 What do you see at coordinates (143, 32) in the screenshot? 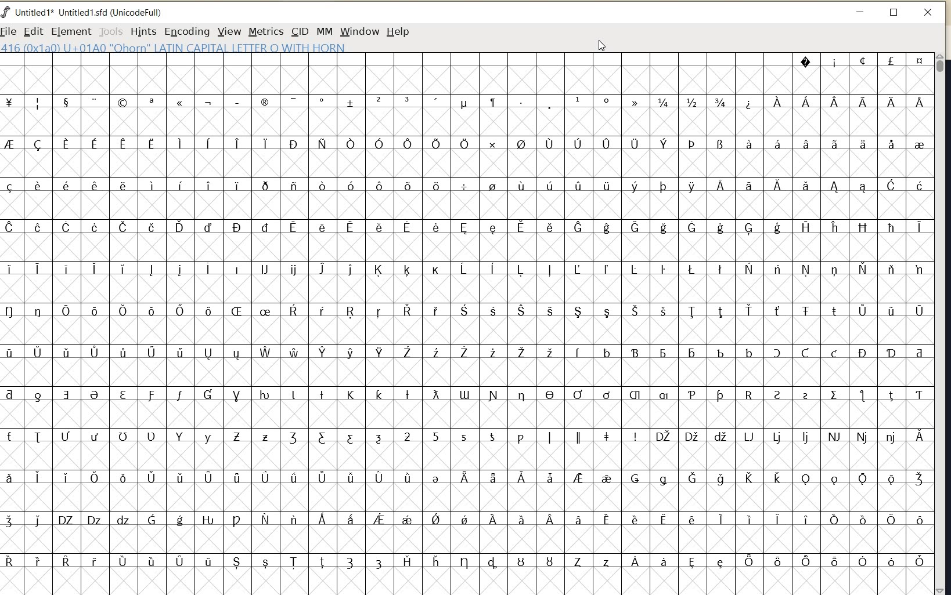
I see `HINTS` at bounding box center [143, 32].